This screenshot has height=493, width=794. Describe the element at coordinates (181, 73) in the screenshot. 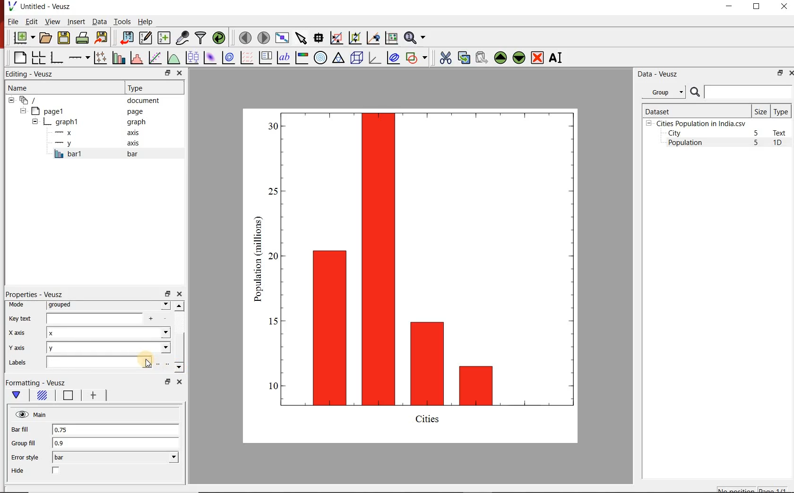

I see `close` at that location.